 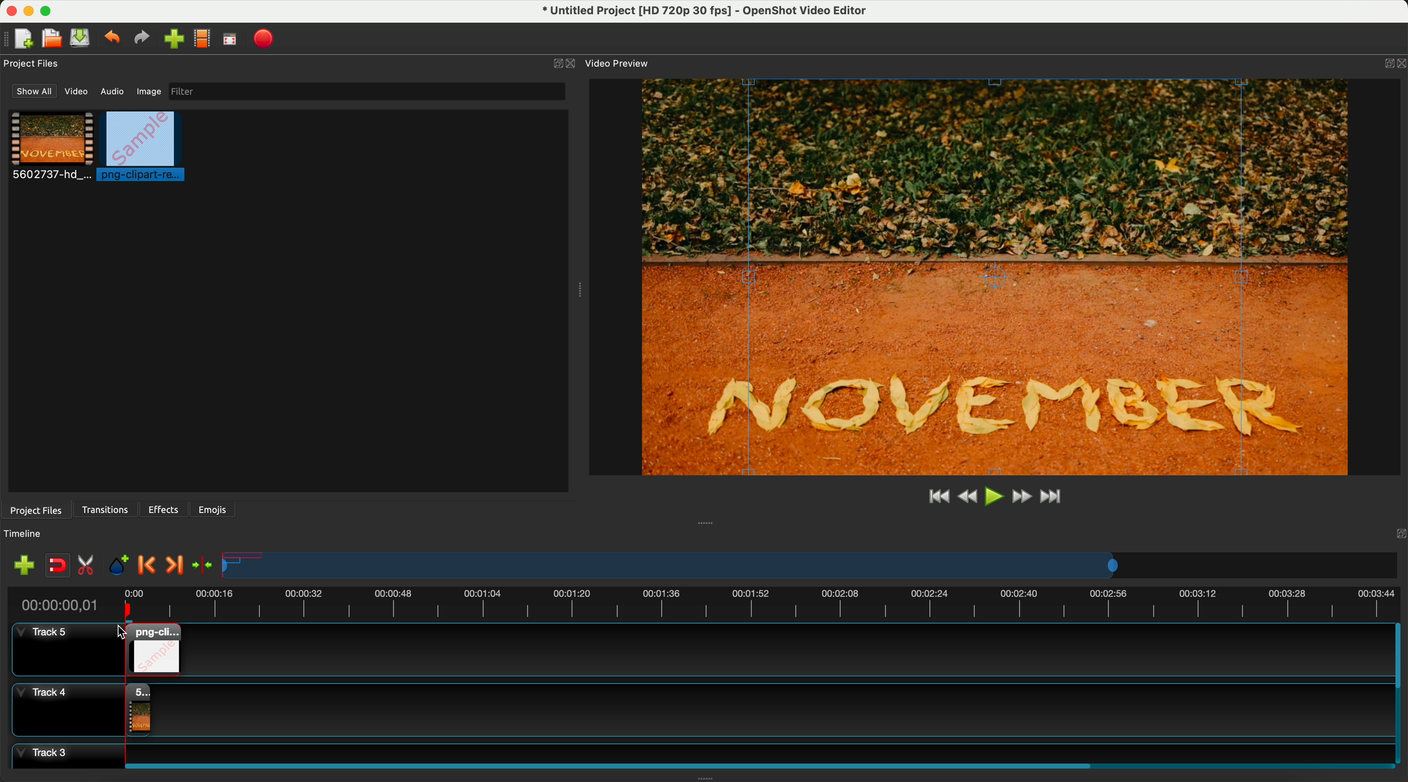 What do you see at coordinates (706, 522) in the screenshot?
I see `Window Expanding` at bounding box center [706, 522].